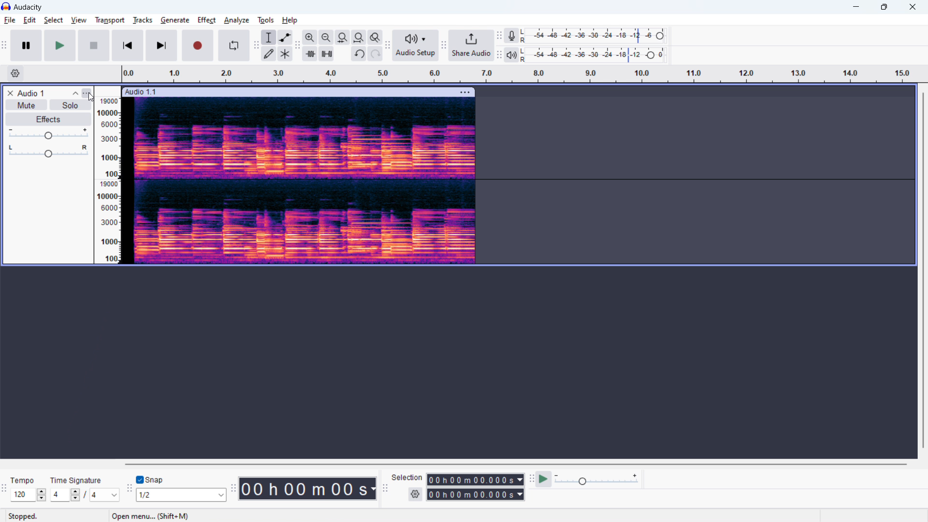 The height and width of the screenshot is (522, 928). What do you see at coordinates (256, 46) in the screenshot?
I see `tools toolbar` at bounding box center [256, 46].